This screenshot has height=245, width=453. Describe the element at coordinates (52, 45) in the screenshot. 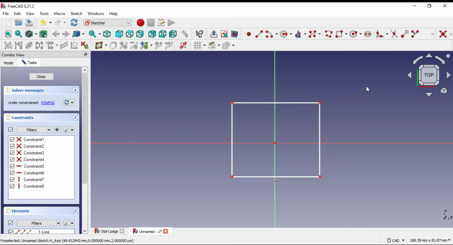

I see `clone` at that location.